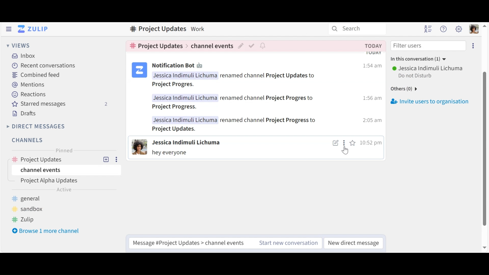 The height and width of the screenshot is (275, 489). What do you see at coordinates (415, 75) in the screenshot?
I see `Status` at bounding box center [415, 75].